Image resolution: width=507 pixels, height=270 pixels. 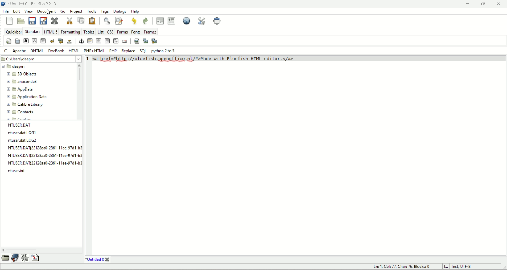 I want to click on python 2 to 3, so click(x=164, y=50).